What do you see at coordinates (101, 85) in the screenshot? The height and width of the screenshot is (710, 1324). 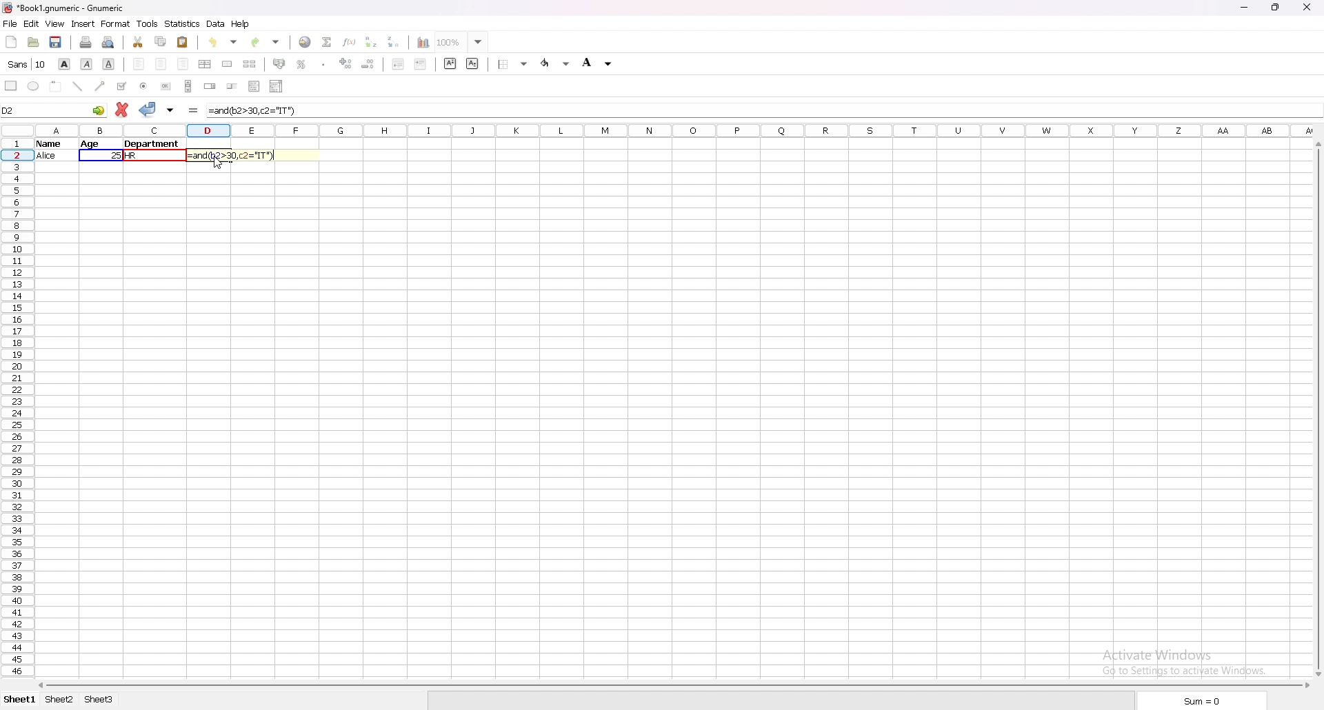 I see `arrowed line` at bounding box center [101, 85].